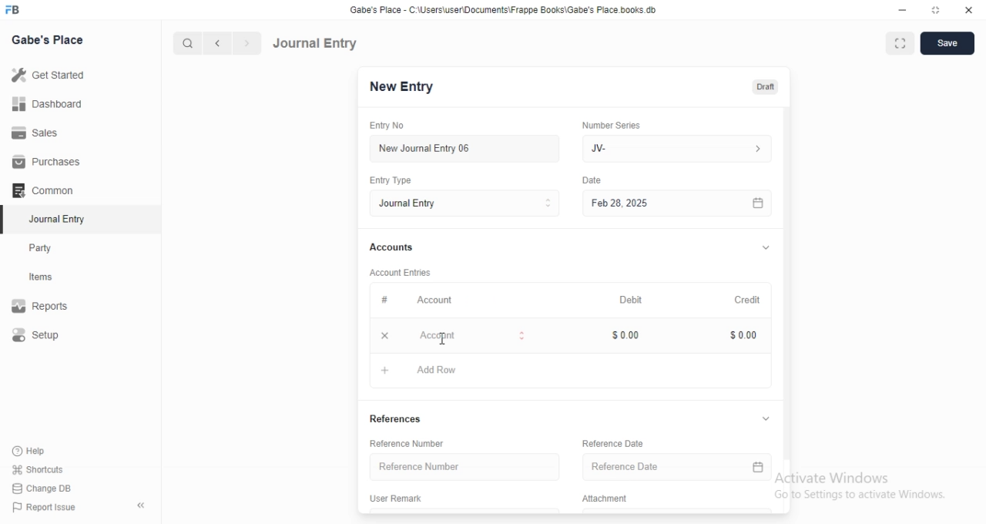  What do you see at coordinates (399, 248) in the screenshot?
I see `Accounts.` at bounding box center [399, 248].